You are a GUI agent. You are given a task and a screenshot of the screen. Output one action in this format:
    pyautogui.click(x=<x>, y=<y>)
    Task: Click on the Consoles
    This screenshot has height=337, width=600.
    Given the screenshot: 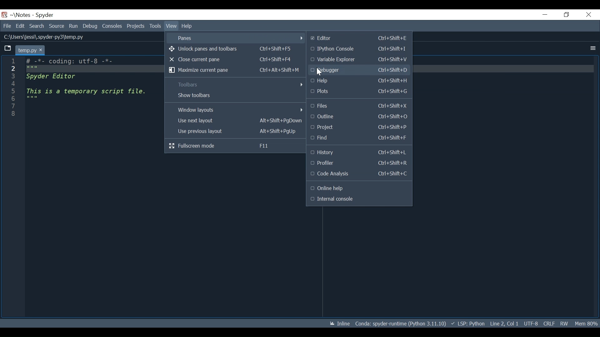 What is the action you would take?
    pyautogui.click(x=112, y=26)
    